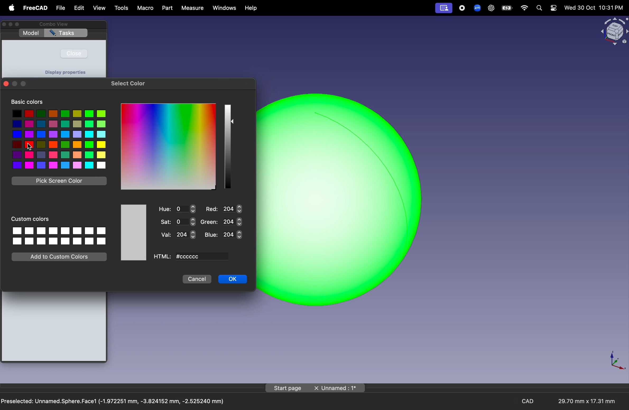 Image resolution: width=629 pixels, height=410 pixels. What do you see at coordinates (553, 8) in the screenshot?
I see `settings` at bounding box center [553, 8].